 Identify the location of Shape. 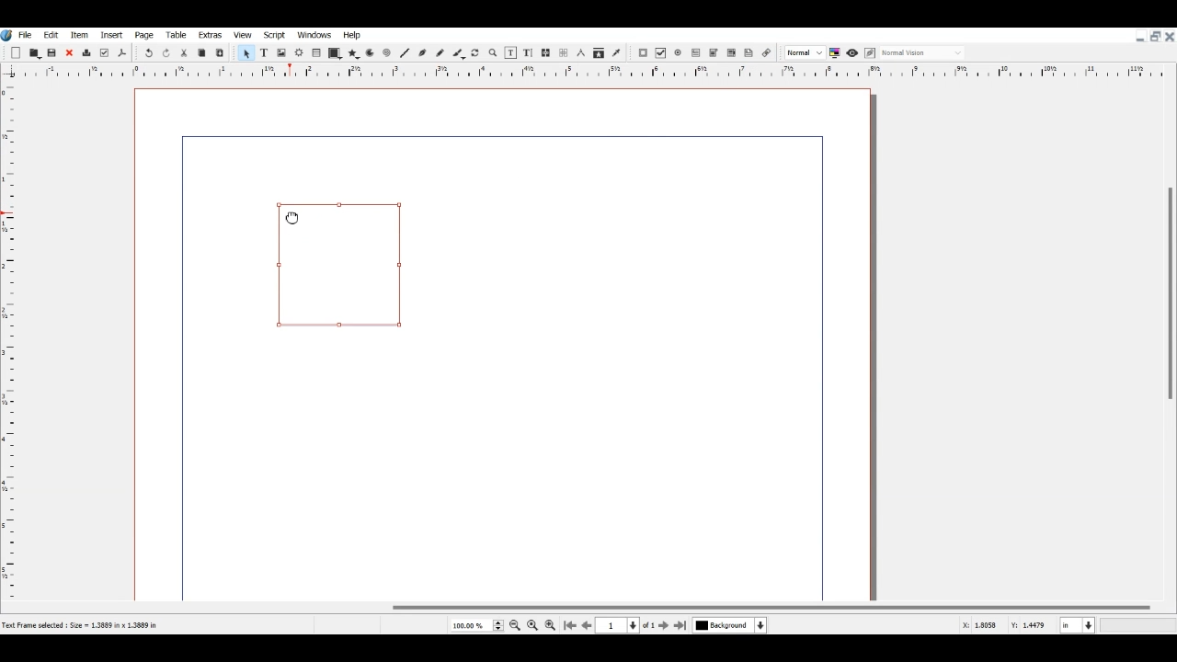
(335, 53).